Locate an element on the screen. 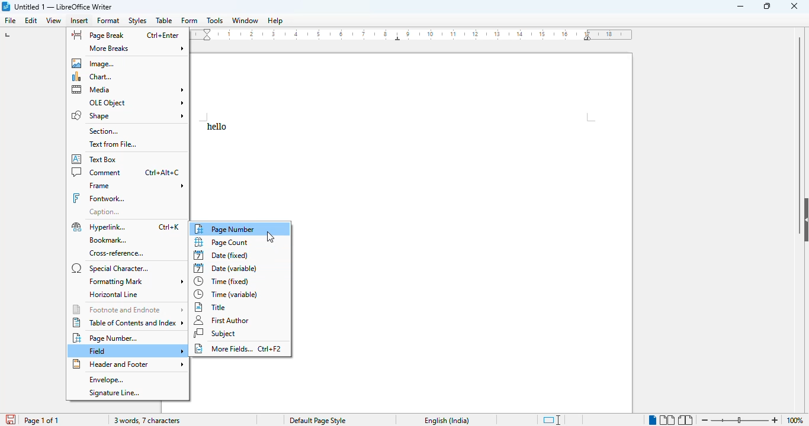 Image resolution: width=809 pixels, height=426 pixels. media is located at coordinates (128, 89).